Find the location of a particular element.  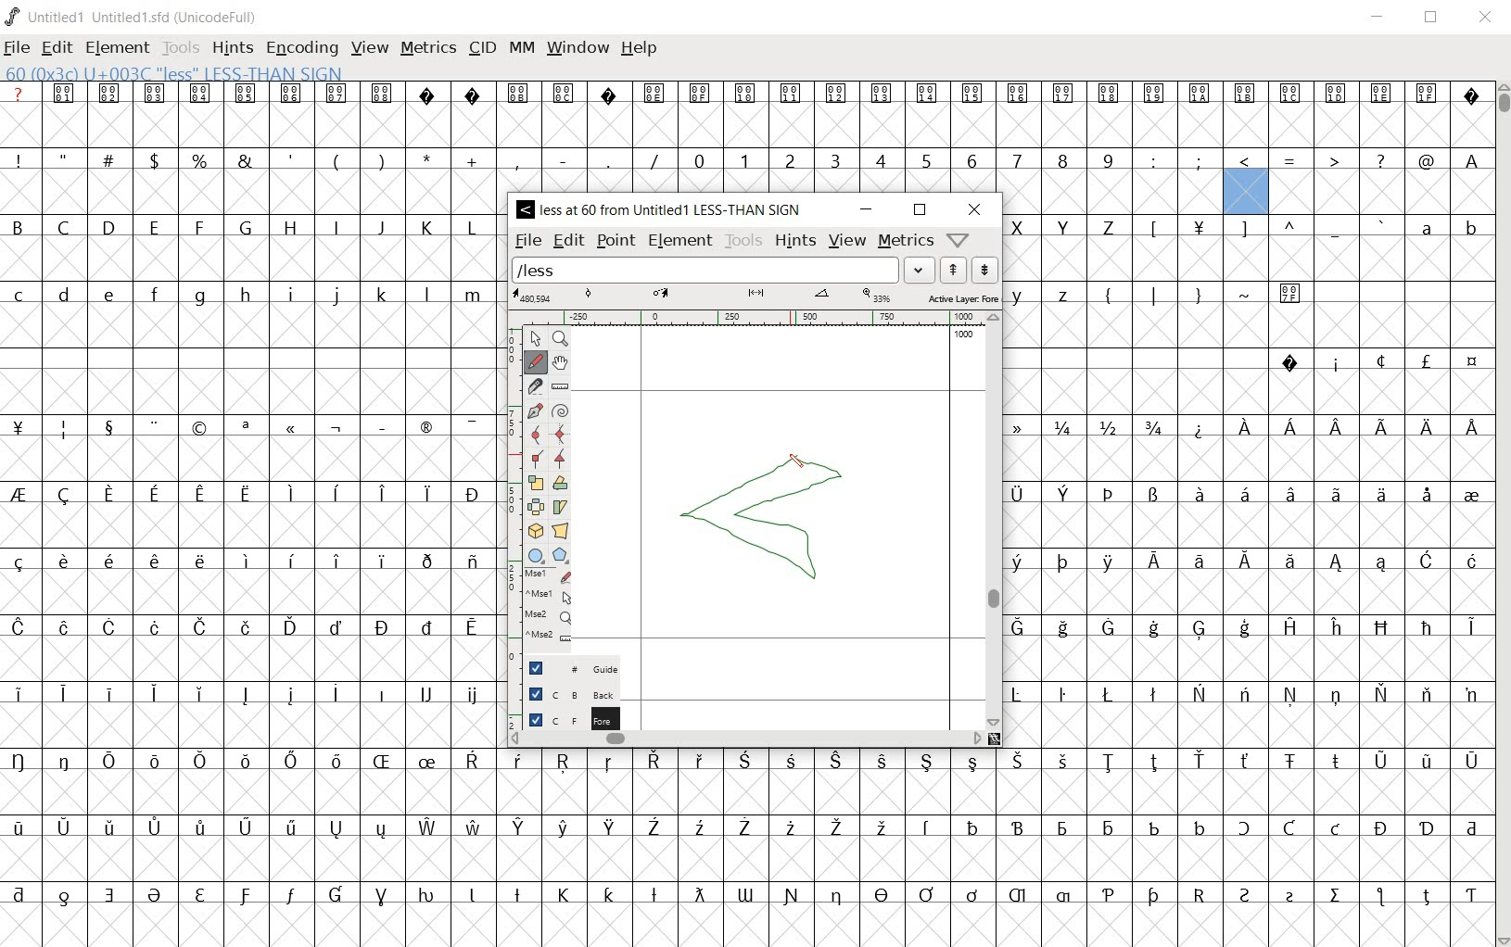

Rotate the selection is located at coordinates (561, 483).